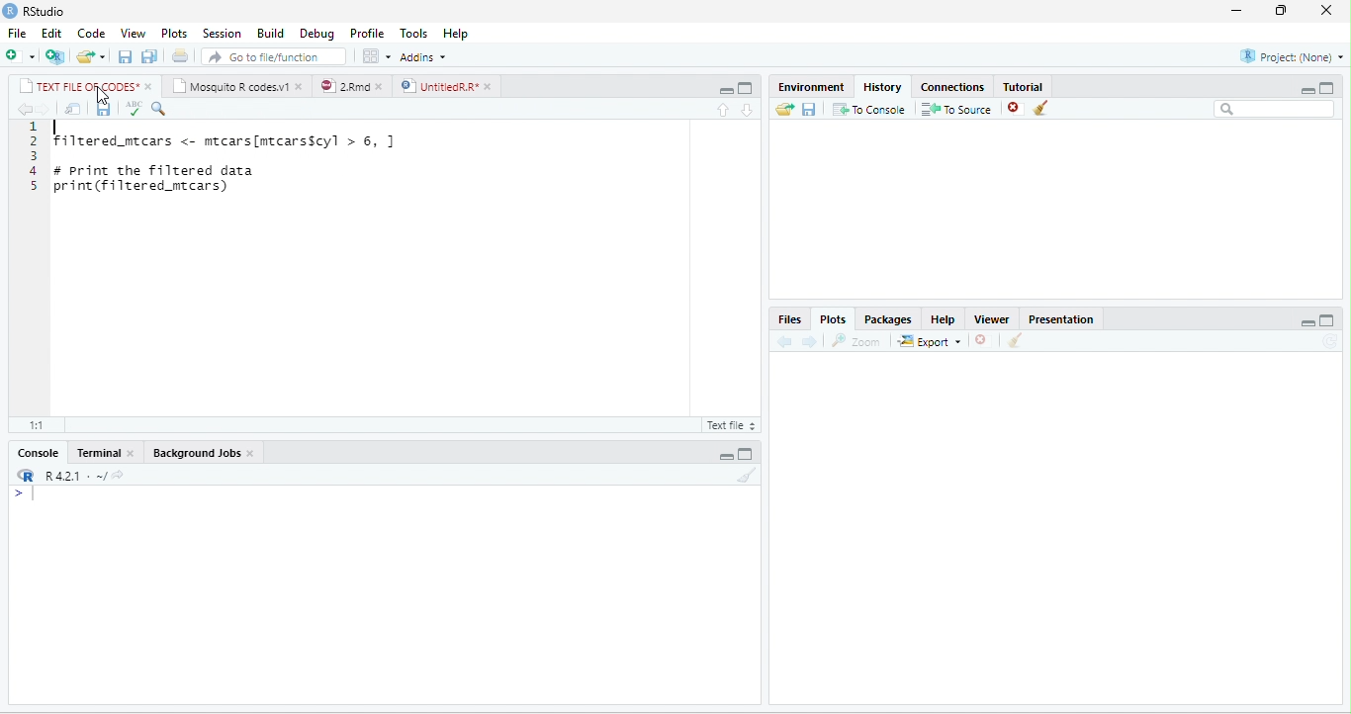 The image size is (1351, 714). I want to click on Plots, so click(834, 319).